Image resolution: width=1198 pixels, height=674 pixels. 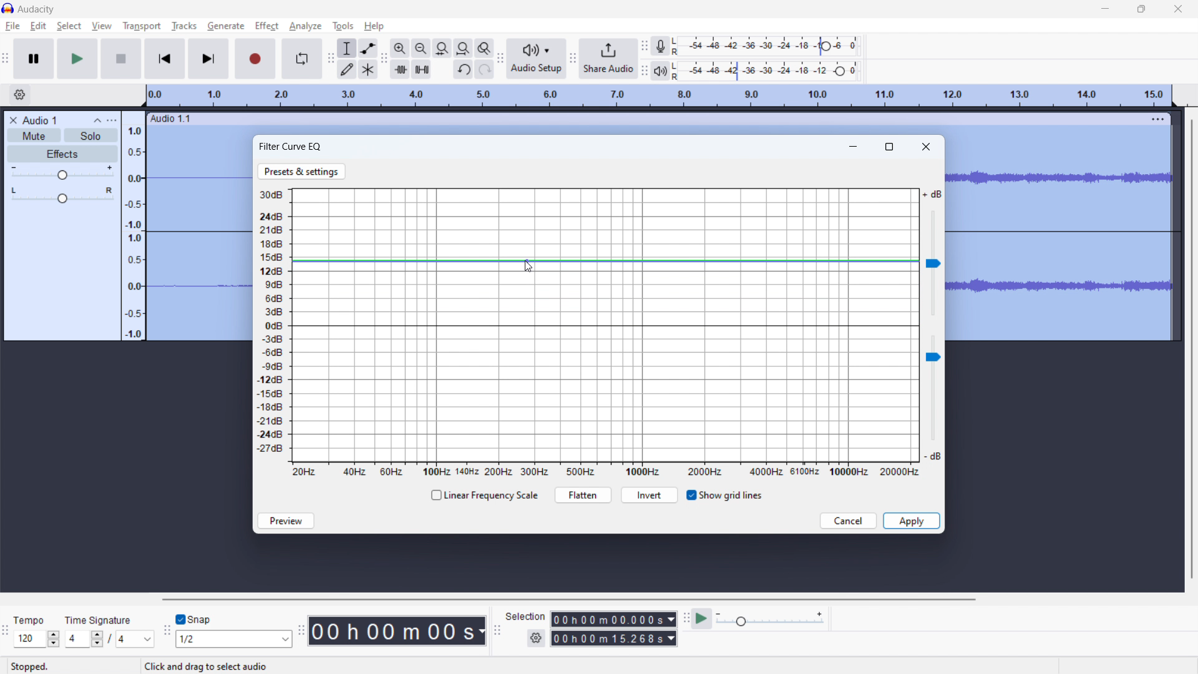 I want to click on horizontal scrollbar, so click(x=567, y=599).